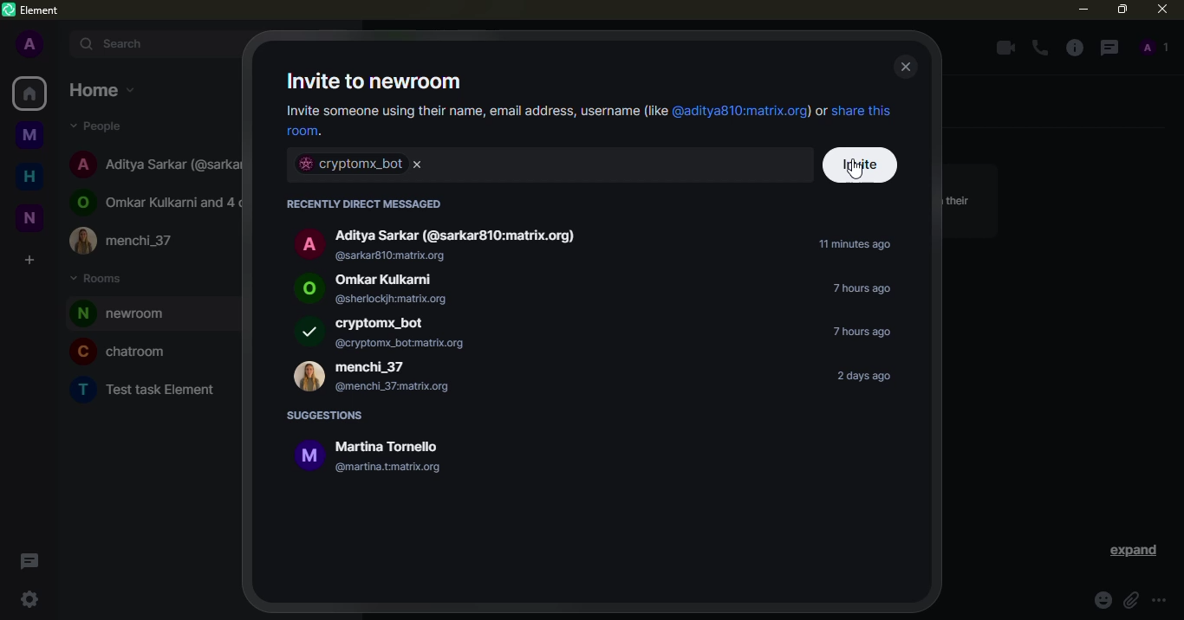 The height and width of the screenshot is (620, 1184). I want to click on search, so click(155, 44).